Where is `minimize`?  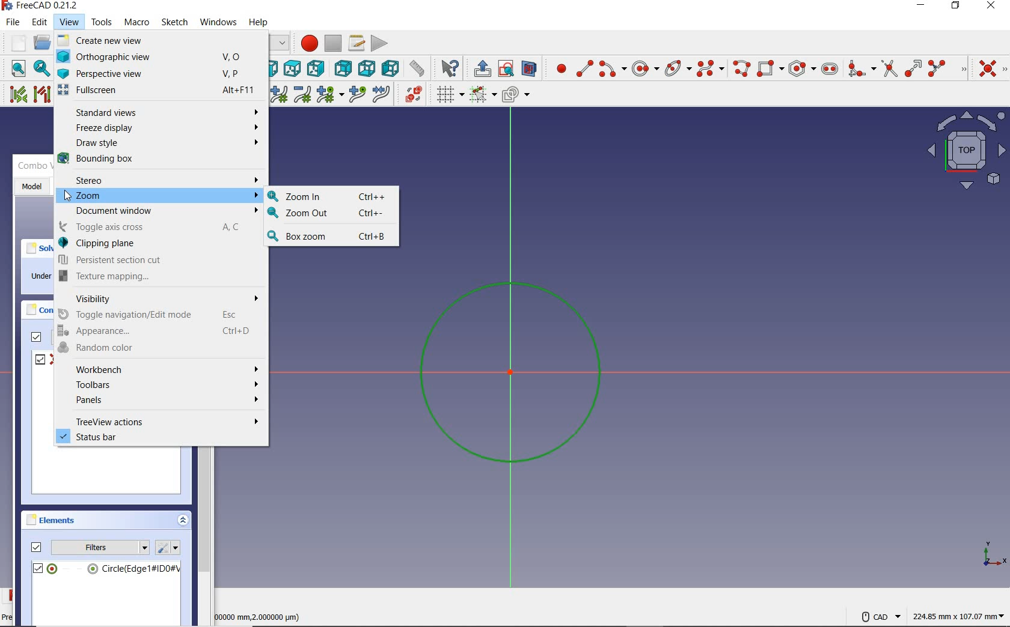 minimize is located at coordinates (922, 7).